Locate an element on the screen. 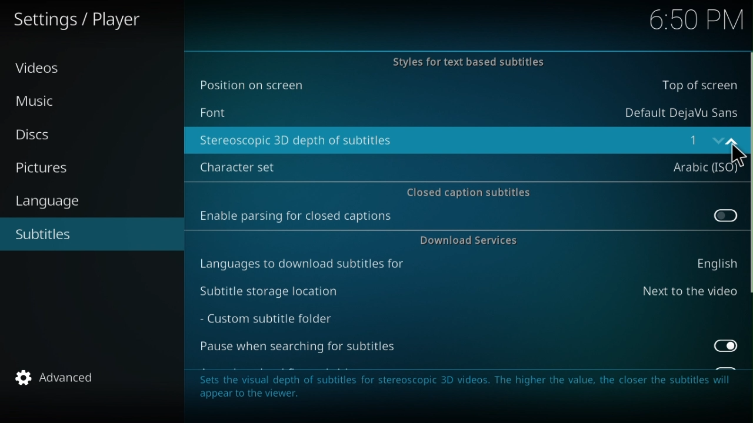  Time is located at coordinates (694, 19).